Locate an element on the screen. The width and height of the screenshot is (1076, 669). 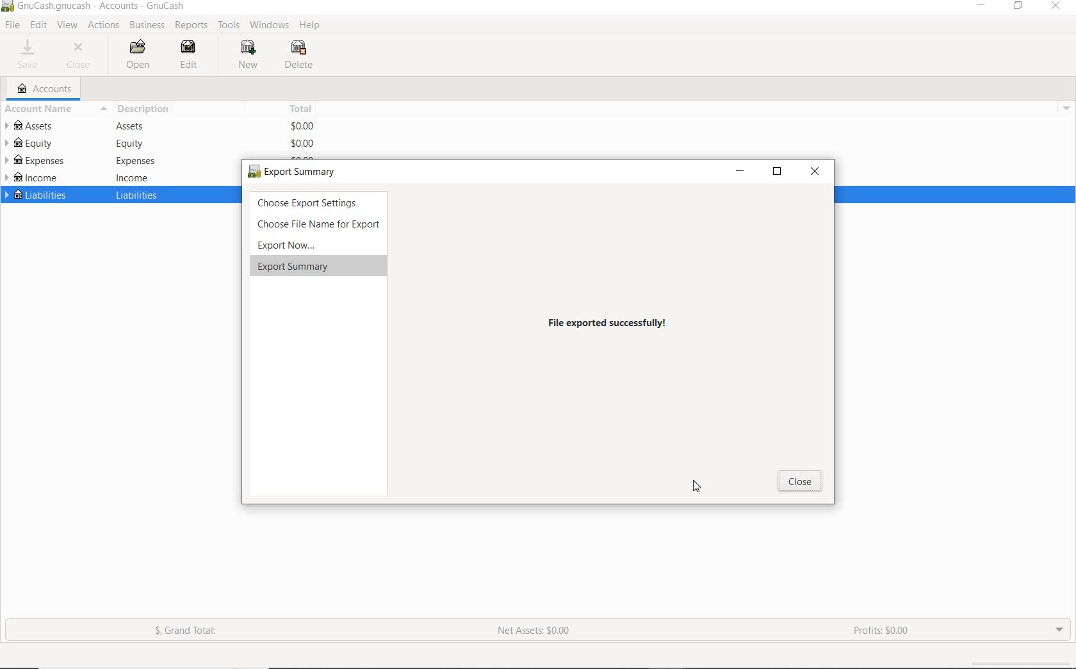
EDIT is located at coordinates (186, 56).